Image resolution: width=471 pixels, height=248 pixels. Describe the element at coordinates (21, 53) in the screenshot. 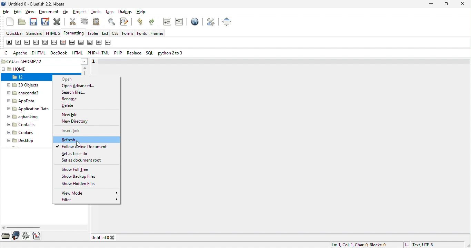

I see `apache` at that location.